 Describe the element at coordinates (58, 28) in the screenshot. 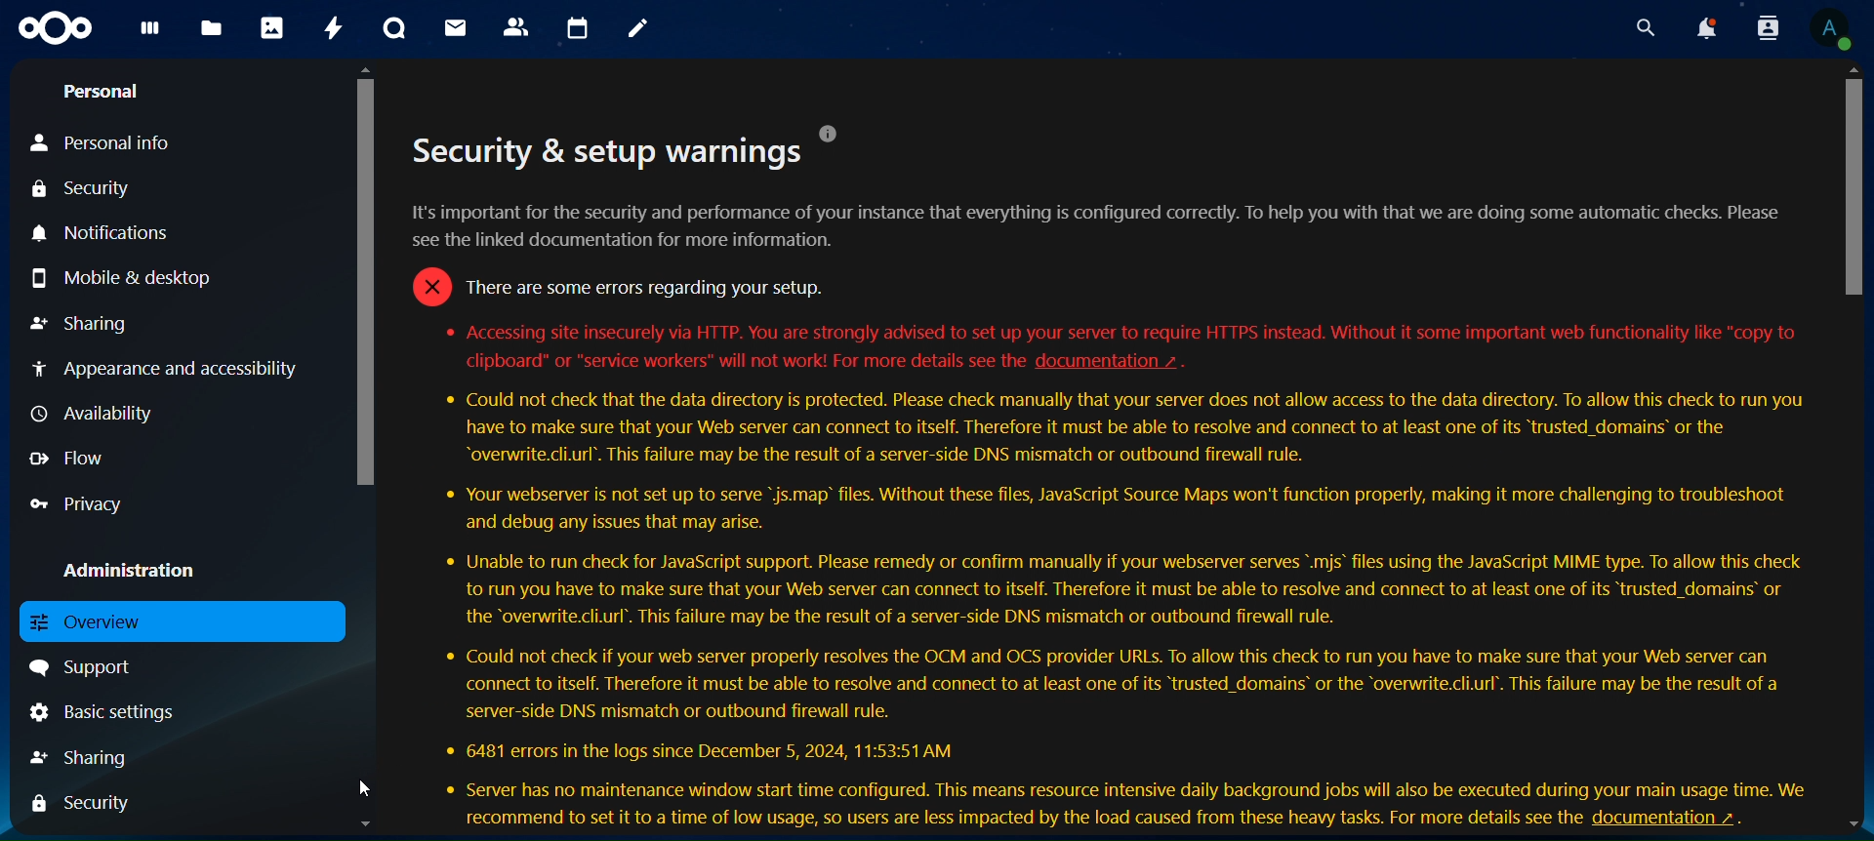

I see `icon` at that location.